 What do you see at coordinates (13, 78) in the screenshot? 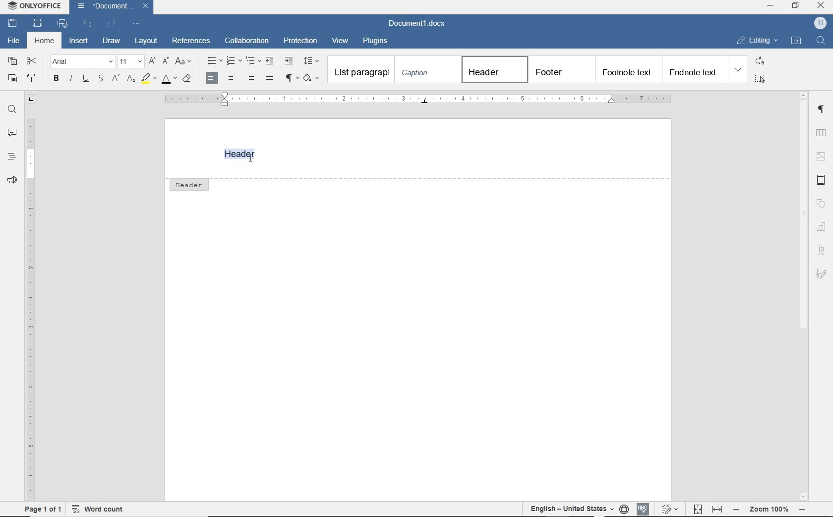
I see `paste` at bounding box center [13, 78].